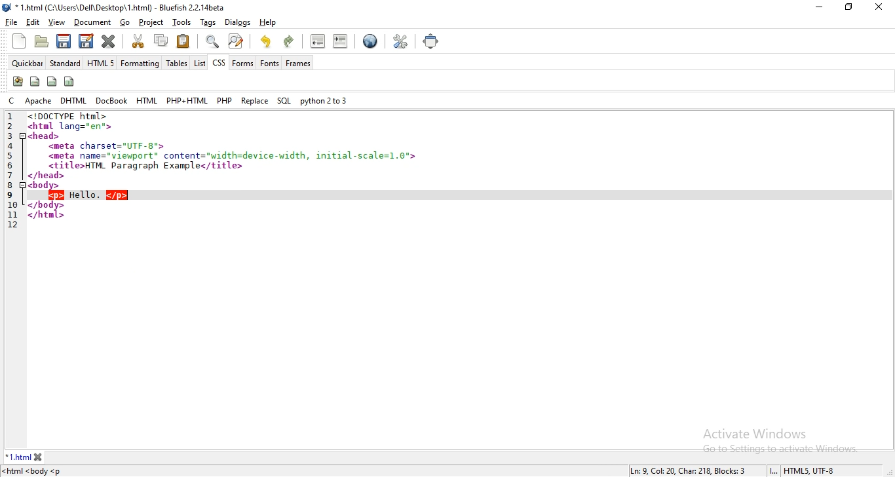  Describe the element at coordinates (211, 41) in the screenshot. I see `show find bar` at that location.